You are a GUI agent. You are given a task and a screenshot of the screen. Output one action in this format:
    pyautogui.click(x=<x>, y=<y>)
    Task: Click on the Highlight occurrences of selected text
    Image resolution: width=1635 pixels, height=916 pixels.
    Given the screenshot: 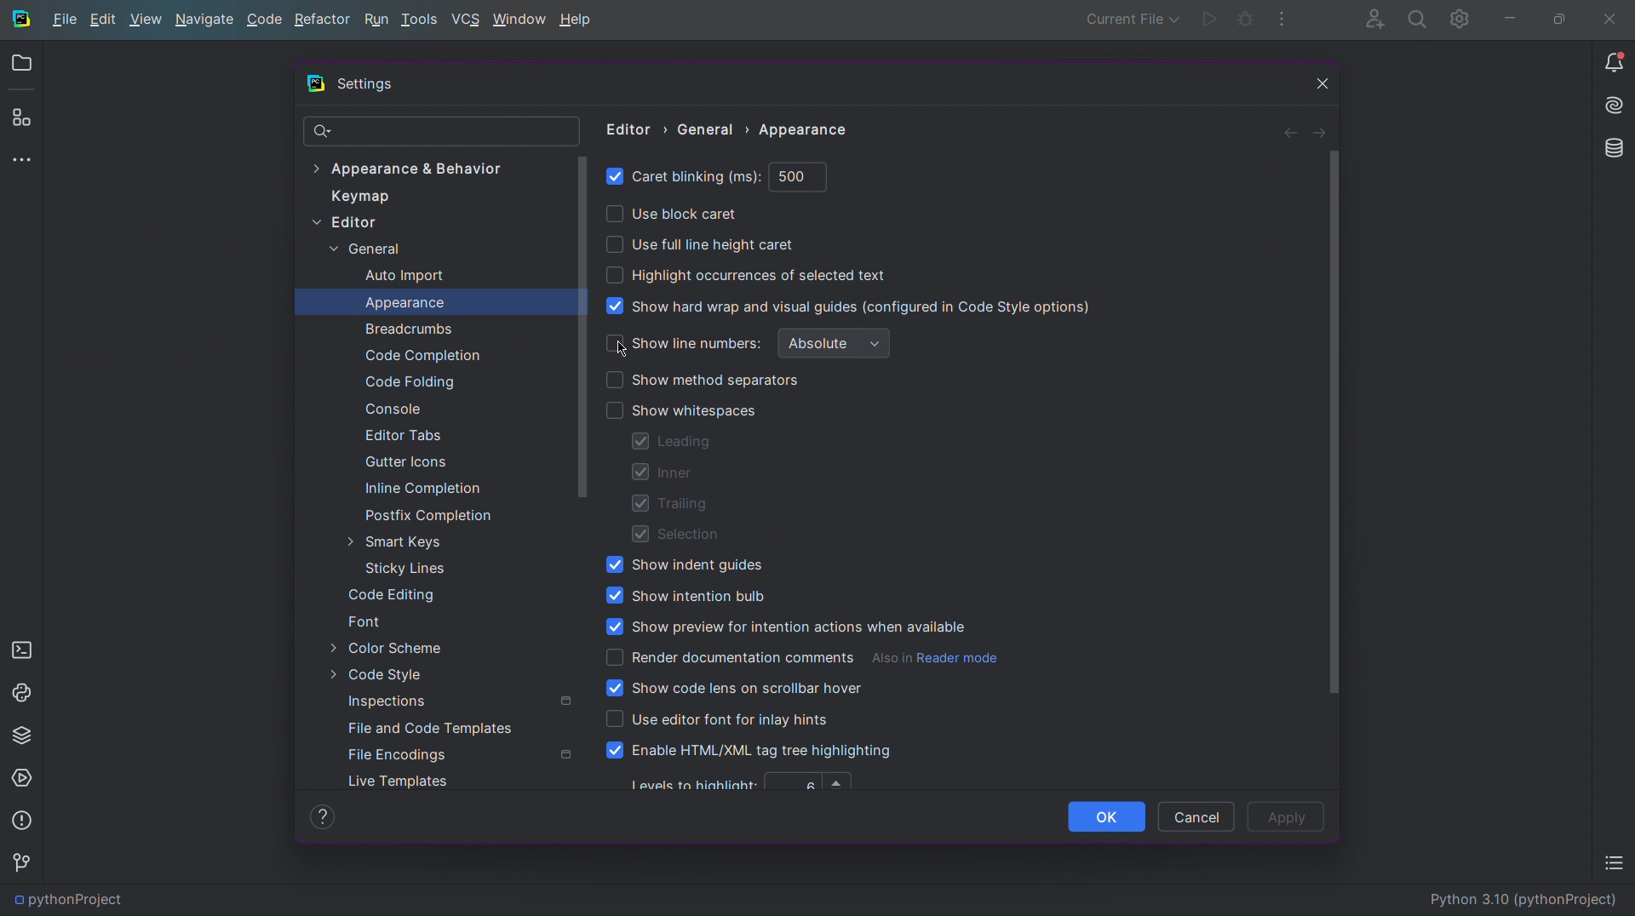 What is the action you would take?
    pyautogui.click(x=750, y=275)
    